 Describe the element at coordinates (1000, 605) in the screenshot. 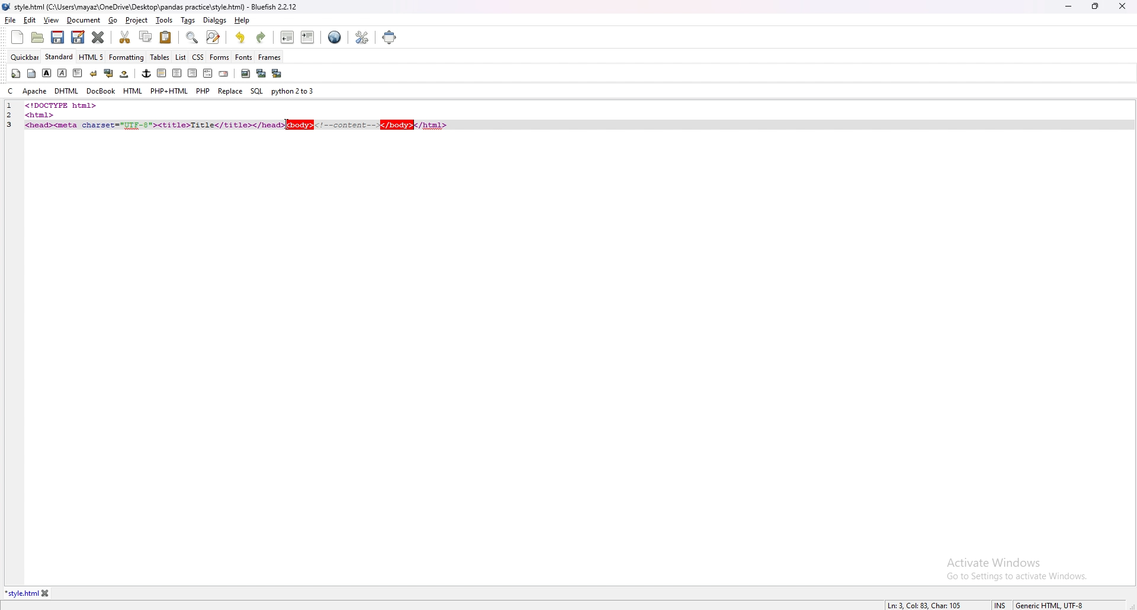

I see `cursor mode` at that location.